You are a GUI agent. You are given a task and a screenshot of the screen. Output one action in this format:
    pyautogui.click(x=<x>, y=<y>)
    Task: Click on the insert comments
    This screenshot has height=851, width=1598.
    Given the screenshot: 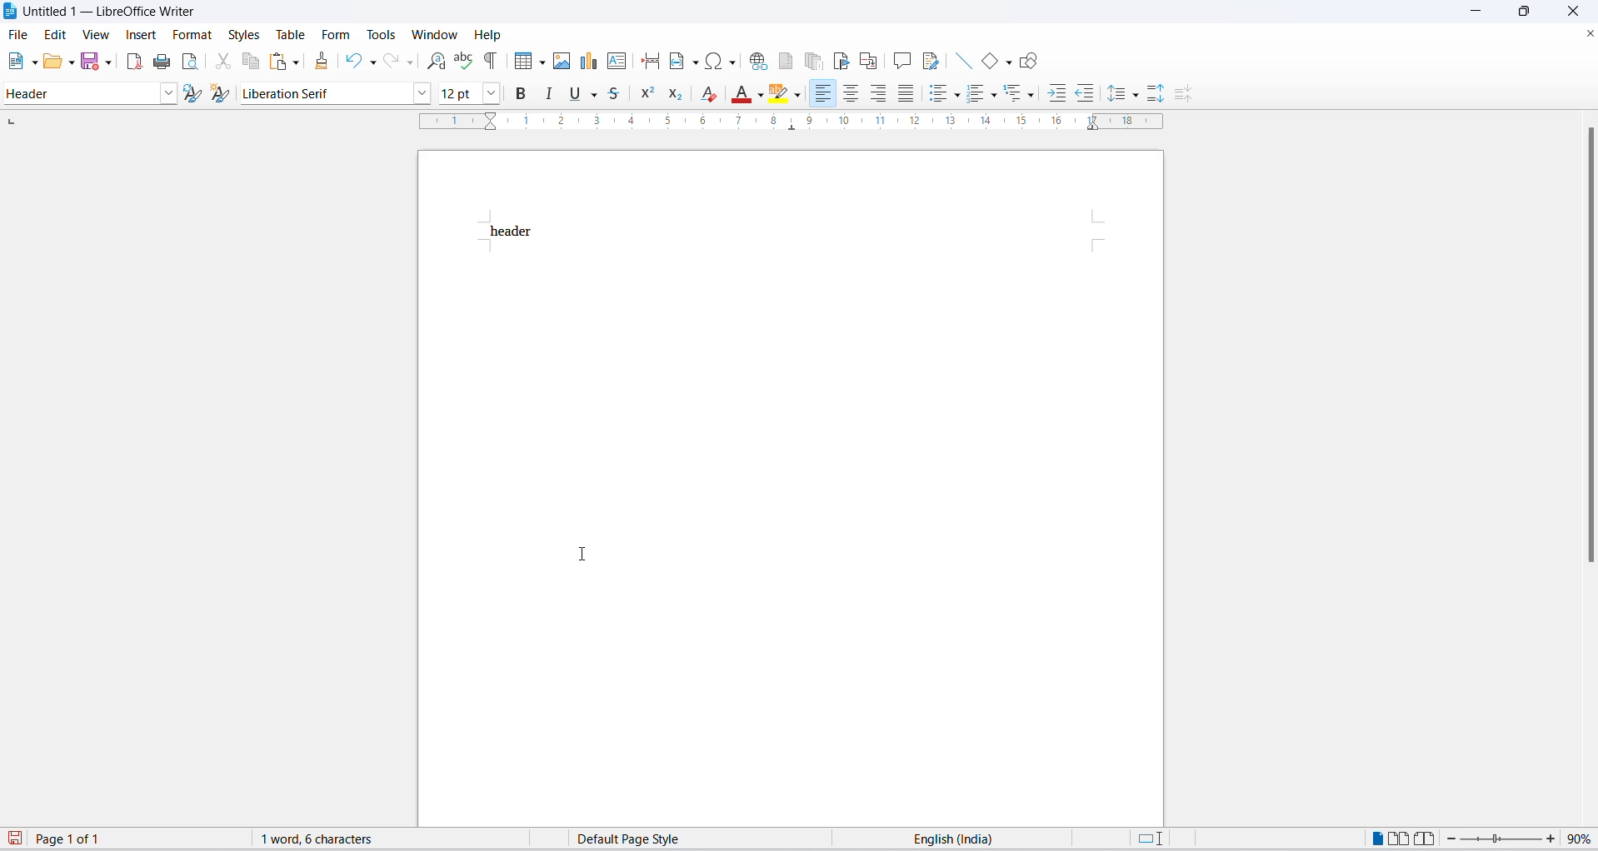 What is the action you would take?
    pyautogui.click(x=901, y=58)
    